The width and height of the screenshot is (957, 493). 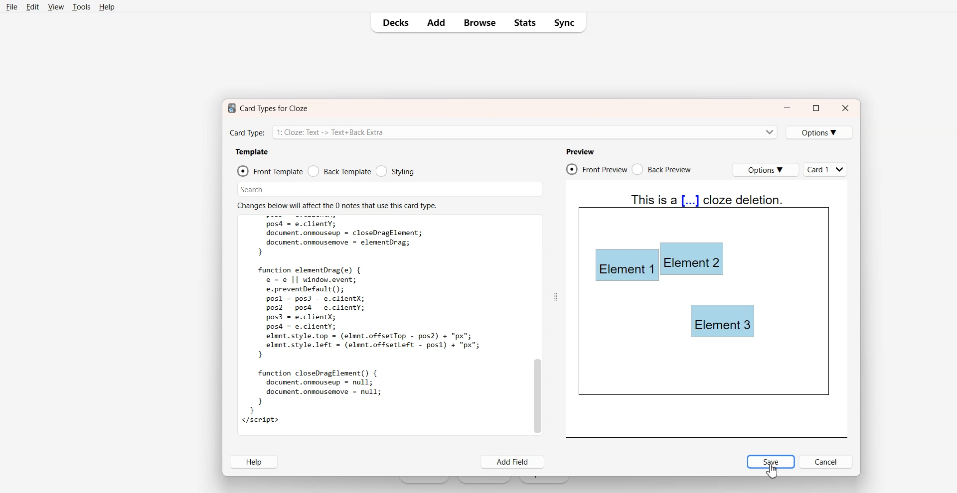 What do you see at coordinates (765, 170) in the screenshot?
I see `Options` at bounding box center [765, 170].